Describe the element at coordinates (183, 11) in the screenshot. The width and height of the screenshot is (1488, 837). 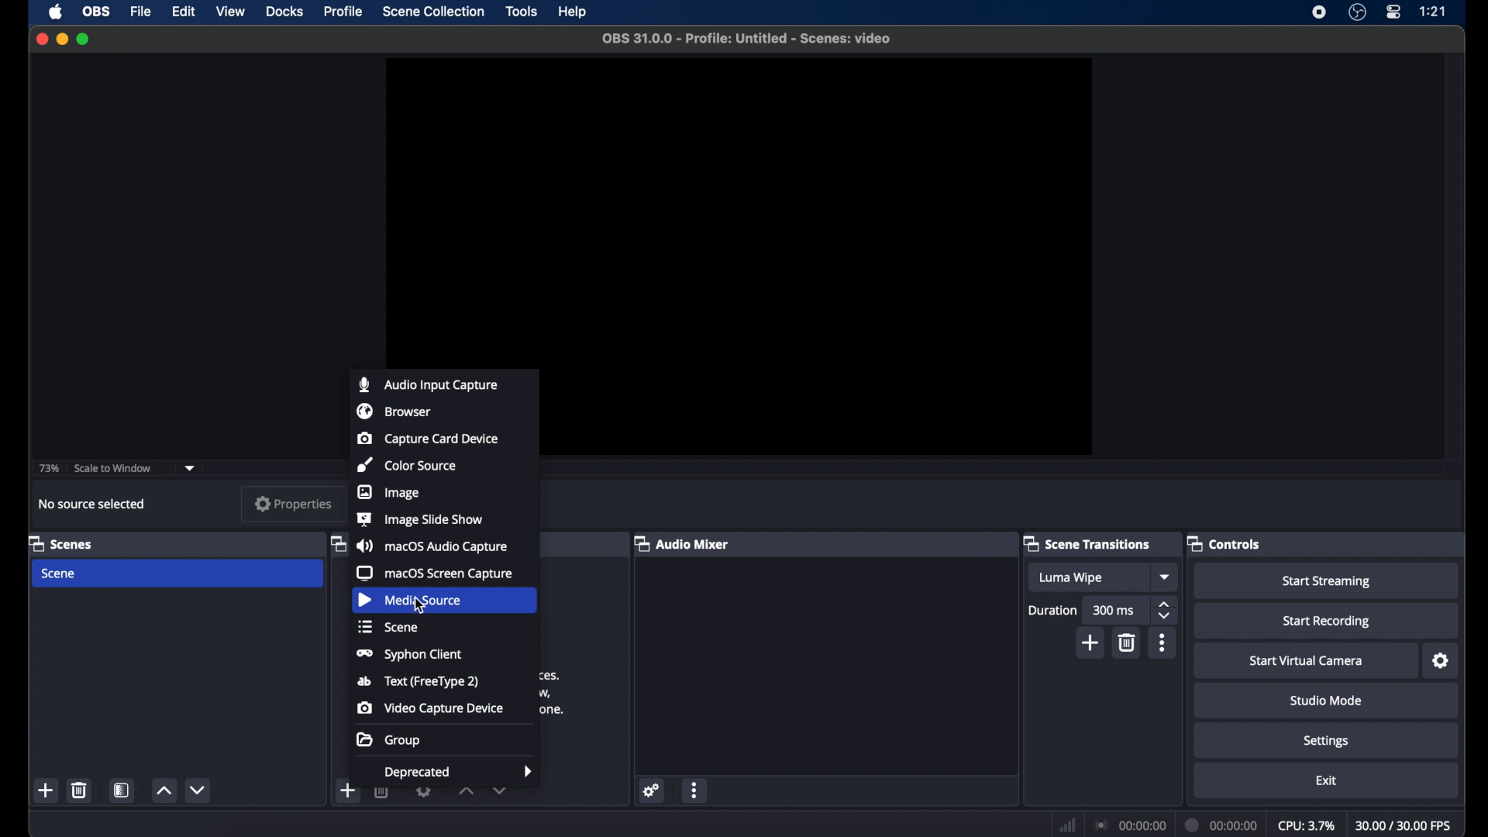
I see `edit` at that location.